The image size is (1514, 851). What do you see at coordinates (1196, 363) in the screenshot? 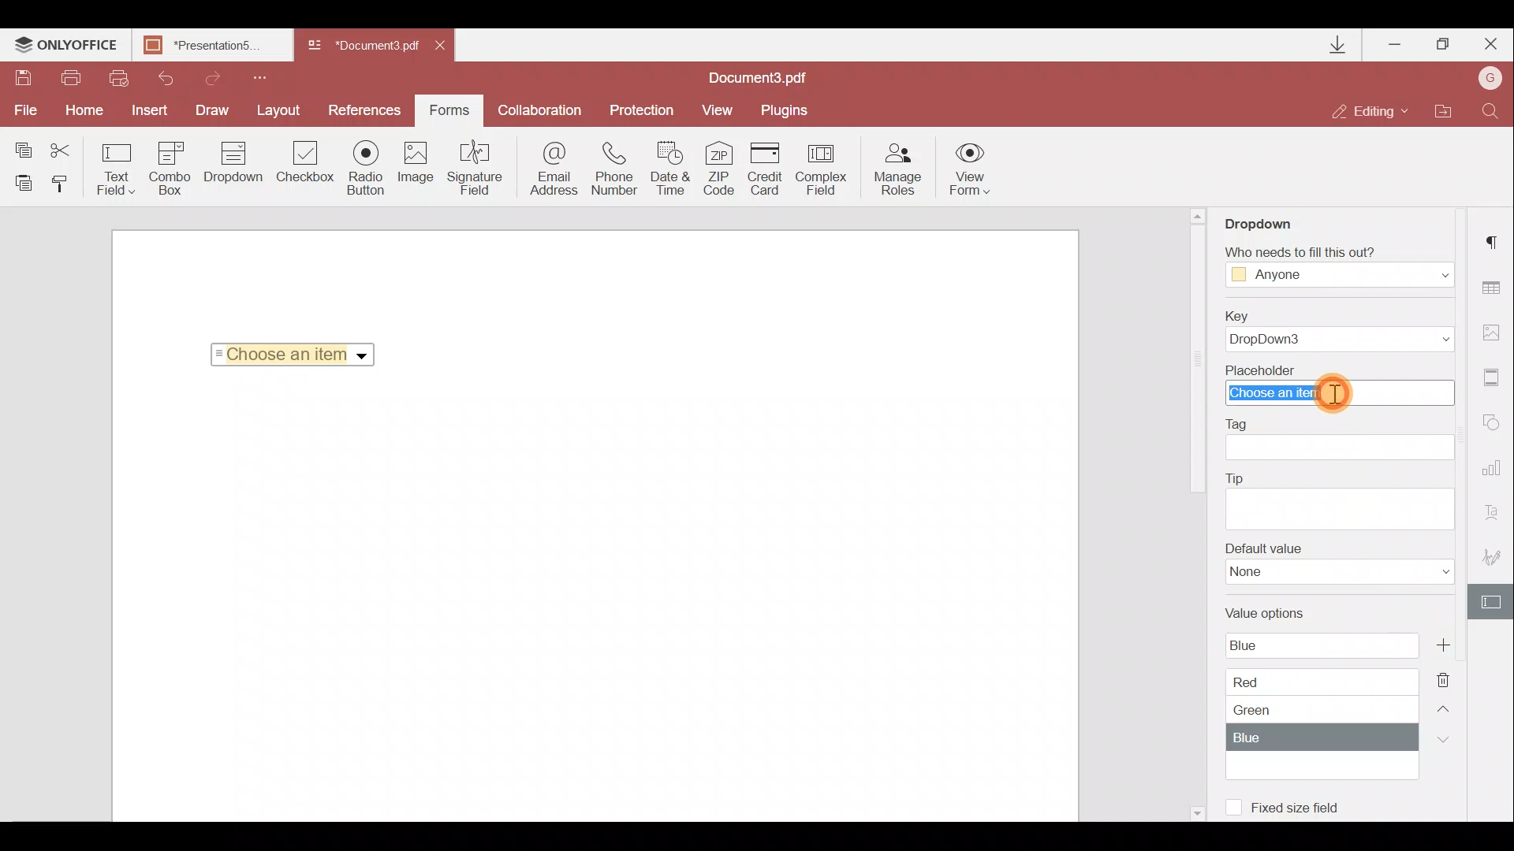
I see `Scroll bar` at bounding box center [1196, 363].